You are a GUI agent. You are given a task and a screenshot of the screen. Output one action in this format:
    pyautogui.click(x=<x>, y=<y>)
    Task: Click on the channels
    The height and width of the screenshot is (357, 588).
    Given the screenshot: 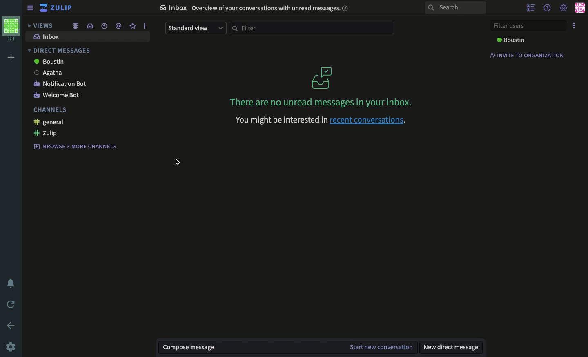 What is the action you would take?
    pyautogui.click(x=51, y=110)
    